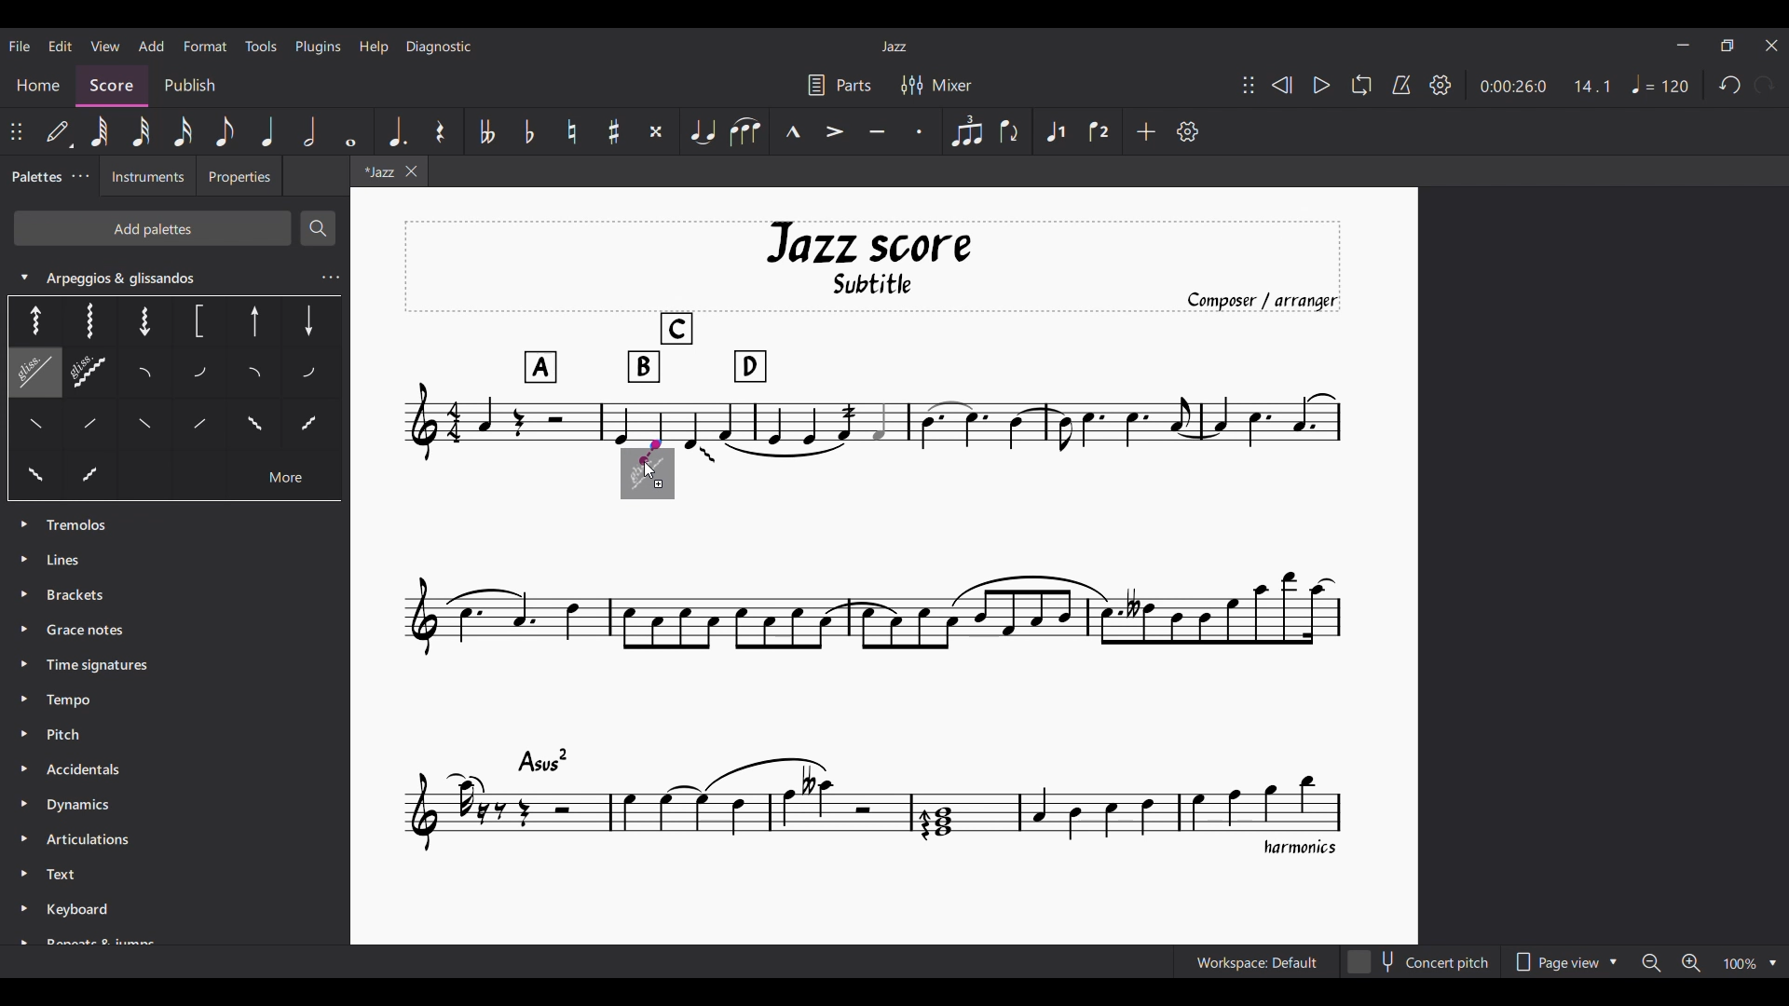 This screenshot has width=1789, height=1006. Describe the element at coordinates (1282, 85) in the screenshot. I see `Rewind` at that location.